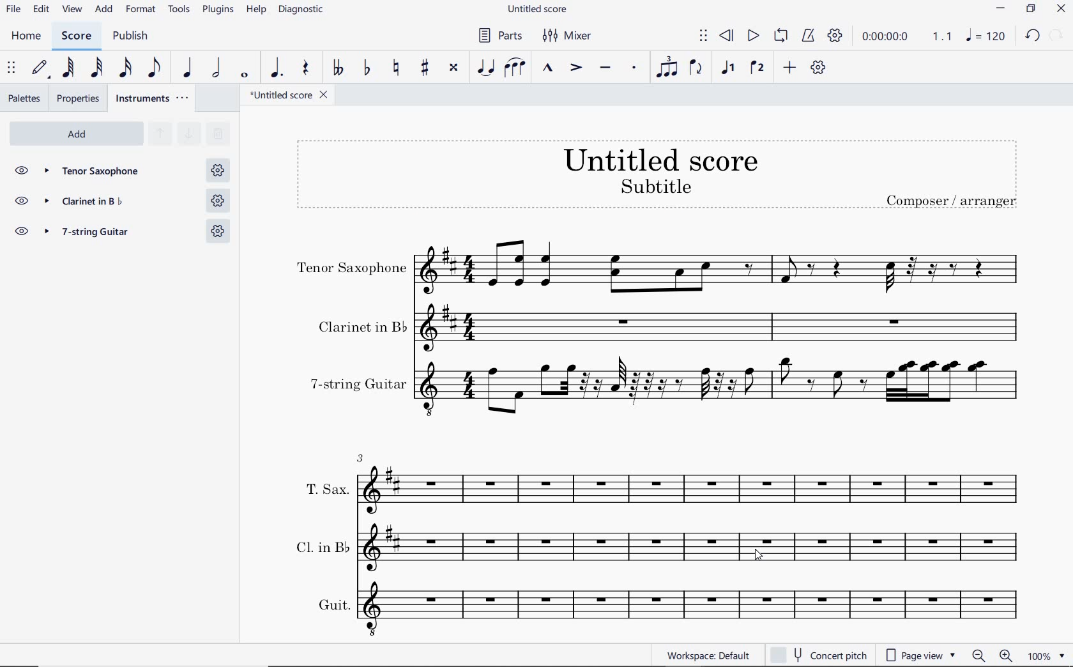 This screenshot has height=667, width=1073. What do you see at coordinates (515, 68) in the screenshot?
I see `SLUR` at bounding box center [515, 68].